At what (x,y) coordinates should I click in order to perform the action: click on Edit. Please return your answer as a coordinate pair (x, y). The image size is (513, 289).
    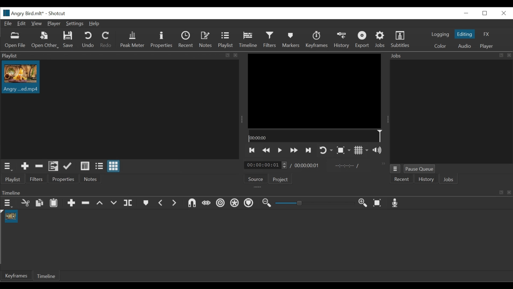
    Looking at the image, I should click on (22, 24).